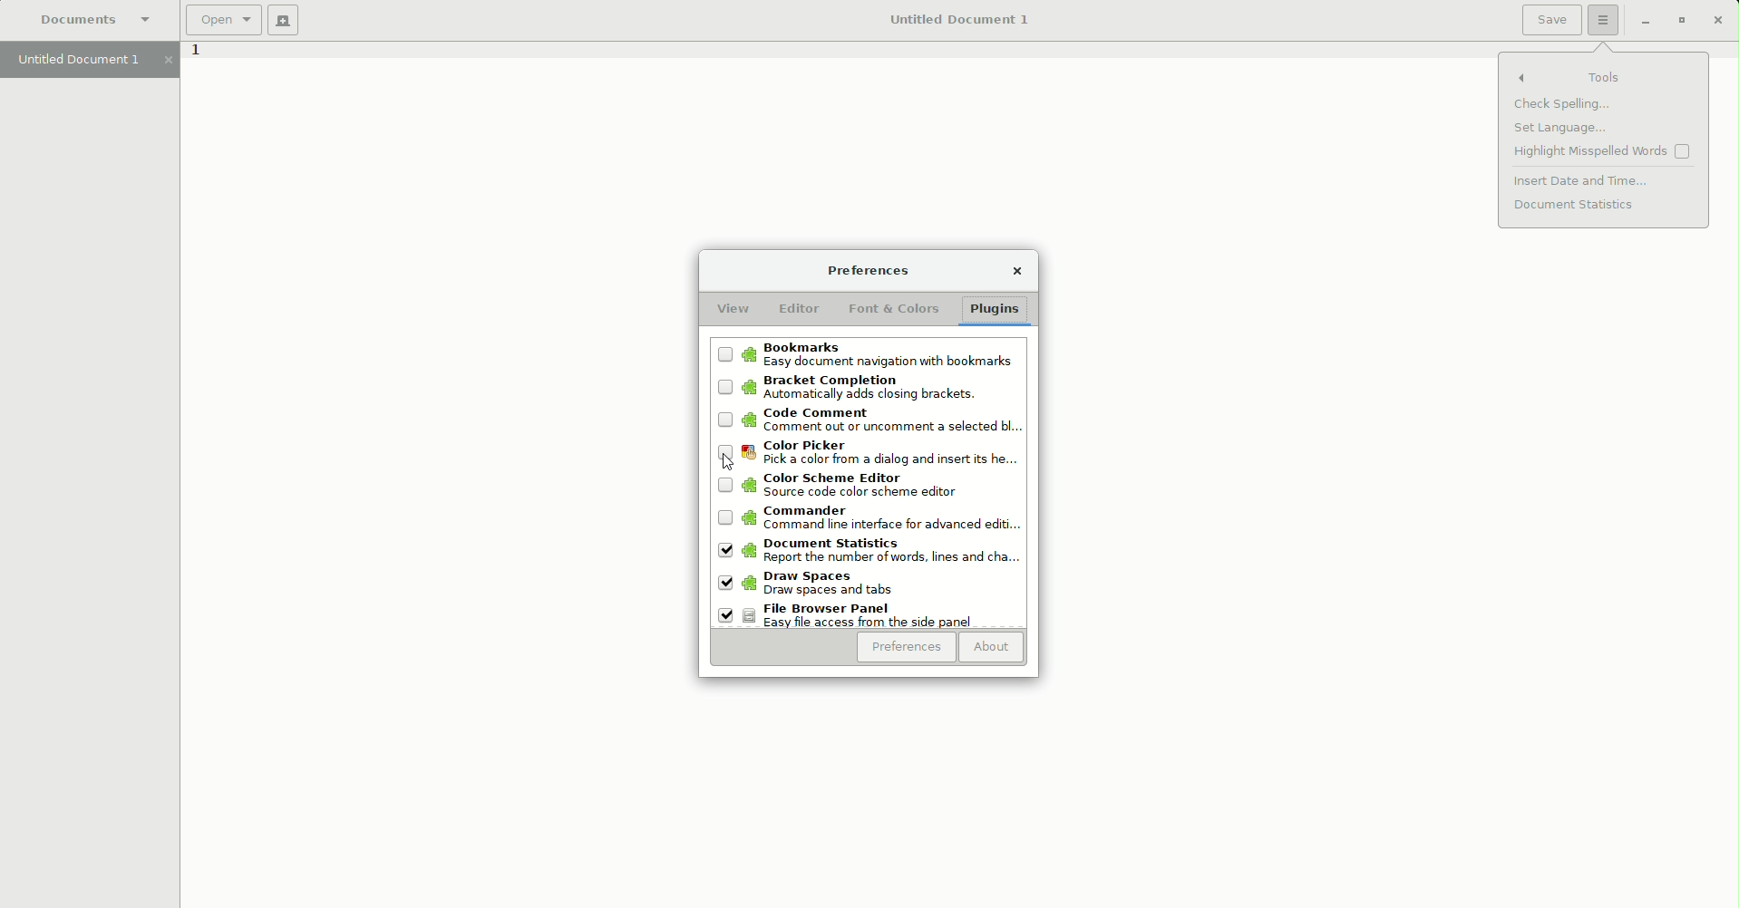 This screenshot has height=908, width=1739. What do you see at coordinates (283, 21) in the screenshot?
I see `New` at bounding box center [283, 21].